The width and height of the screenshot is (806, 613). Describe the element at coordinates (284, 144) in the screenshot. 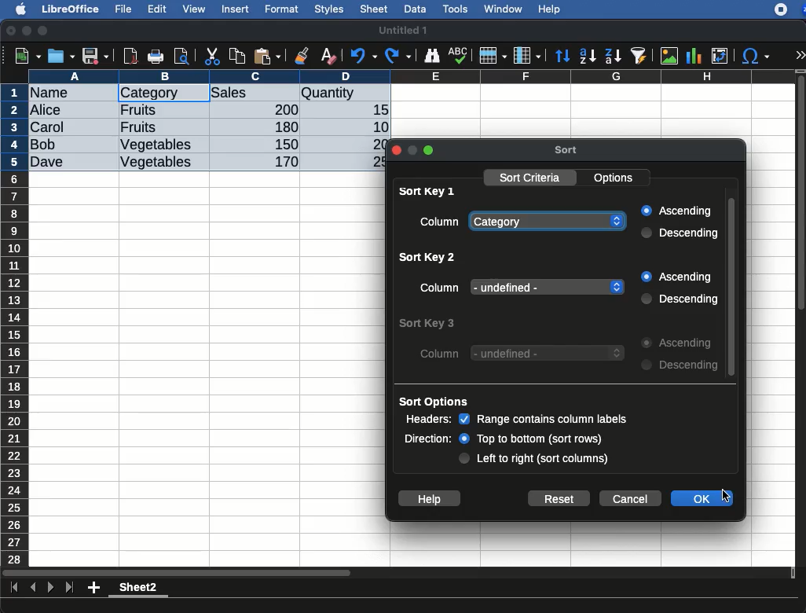

I see `150` at that location.